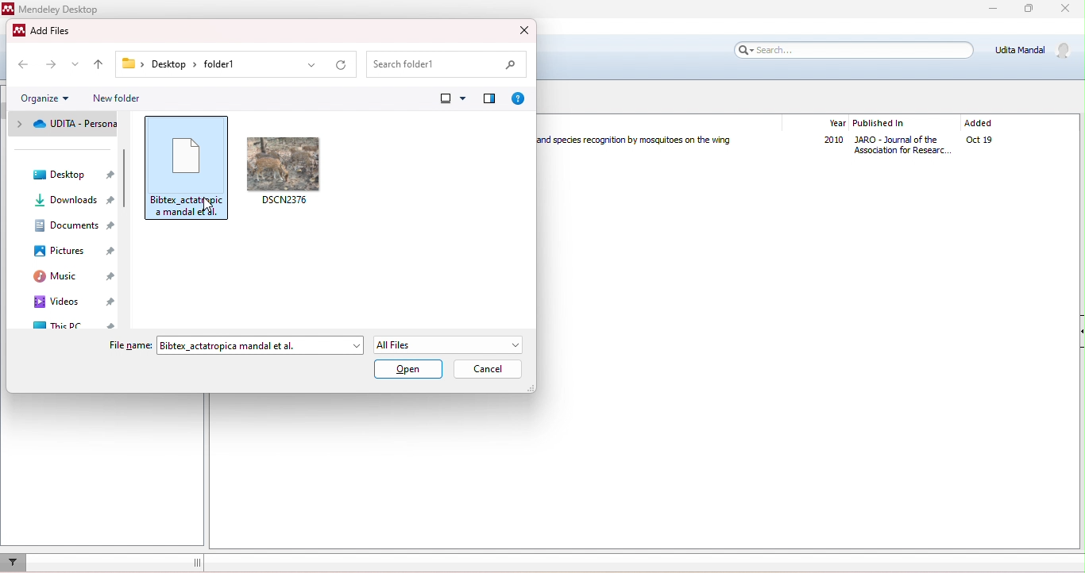 The height and width of the screenshot is (573, 1085). I want to click on change view, so click(453, 98).